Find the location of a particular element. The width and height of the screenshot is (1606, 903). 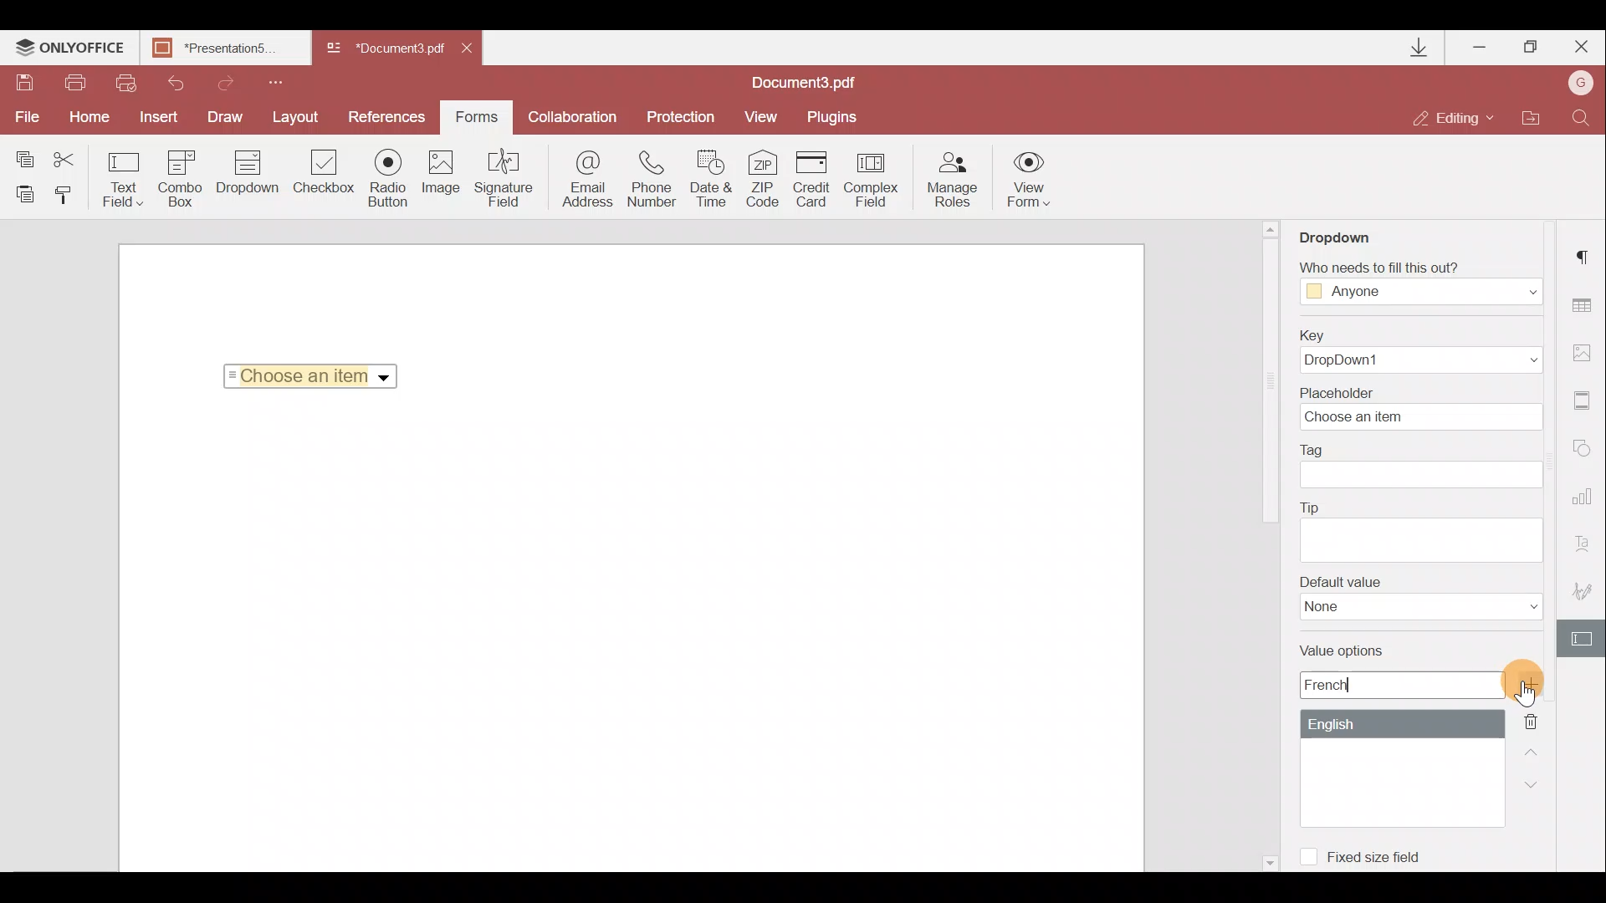

Presentation5 is located at coordinates (222, 49).